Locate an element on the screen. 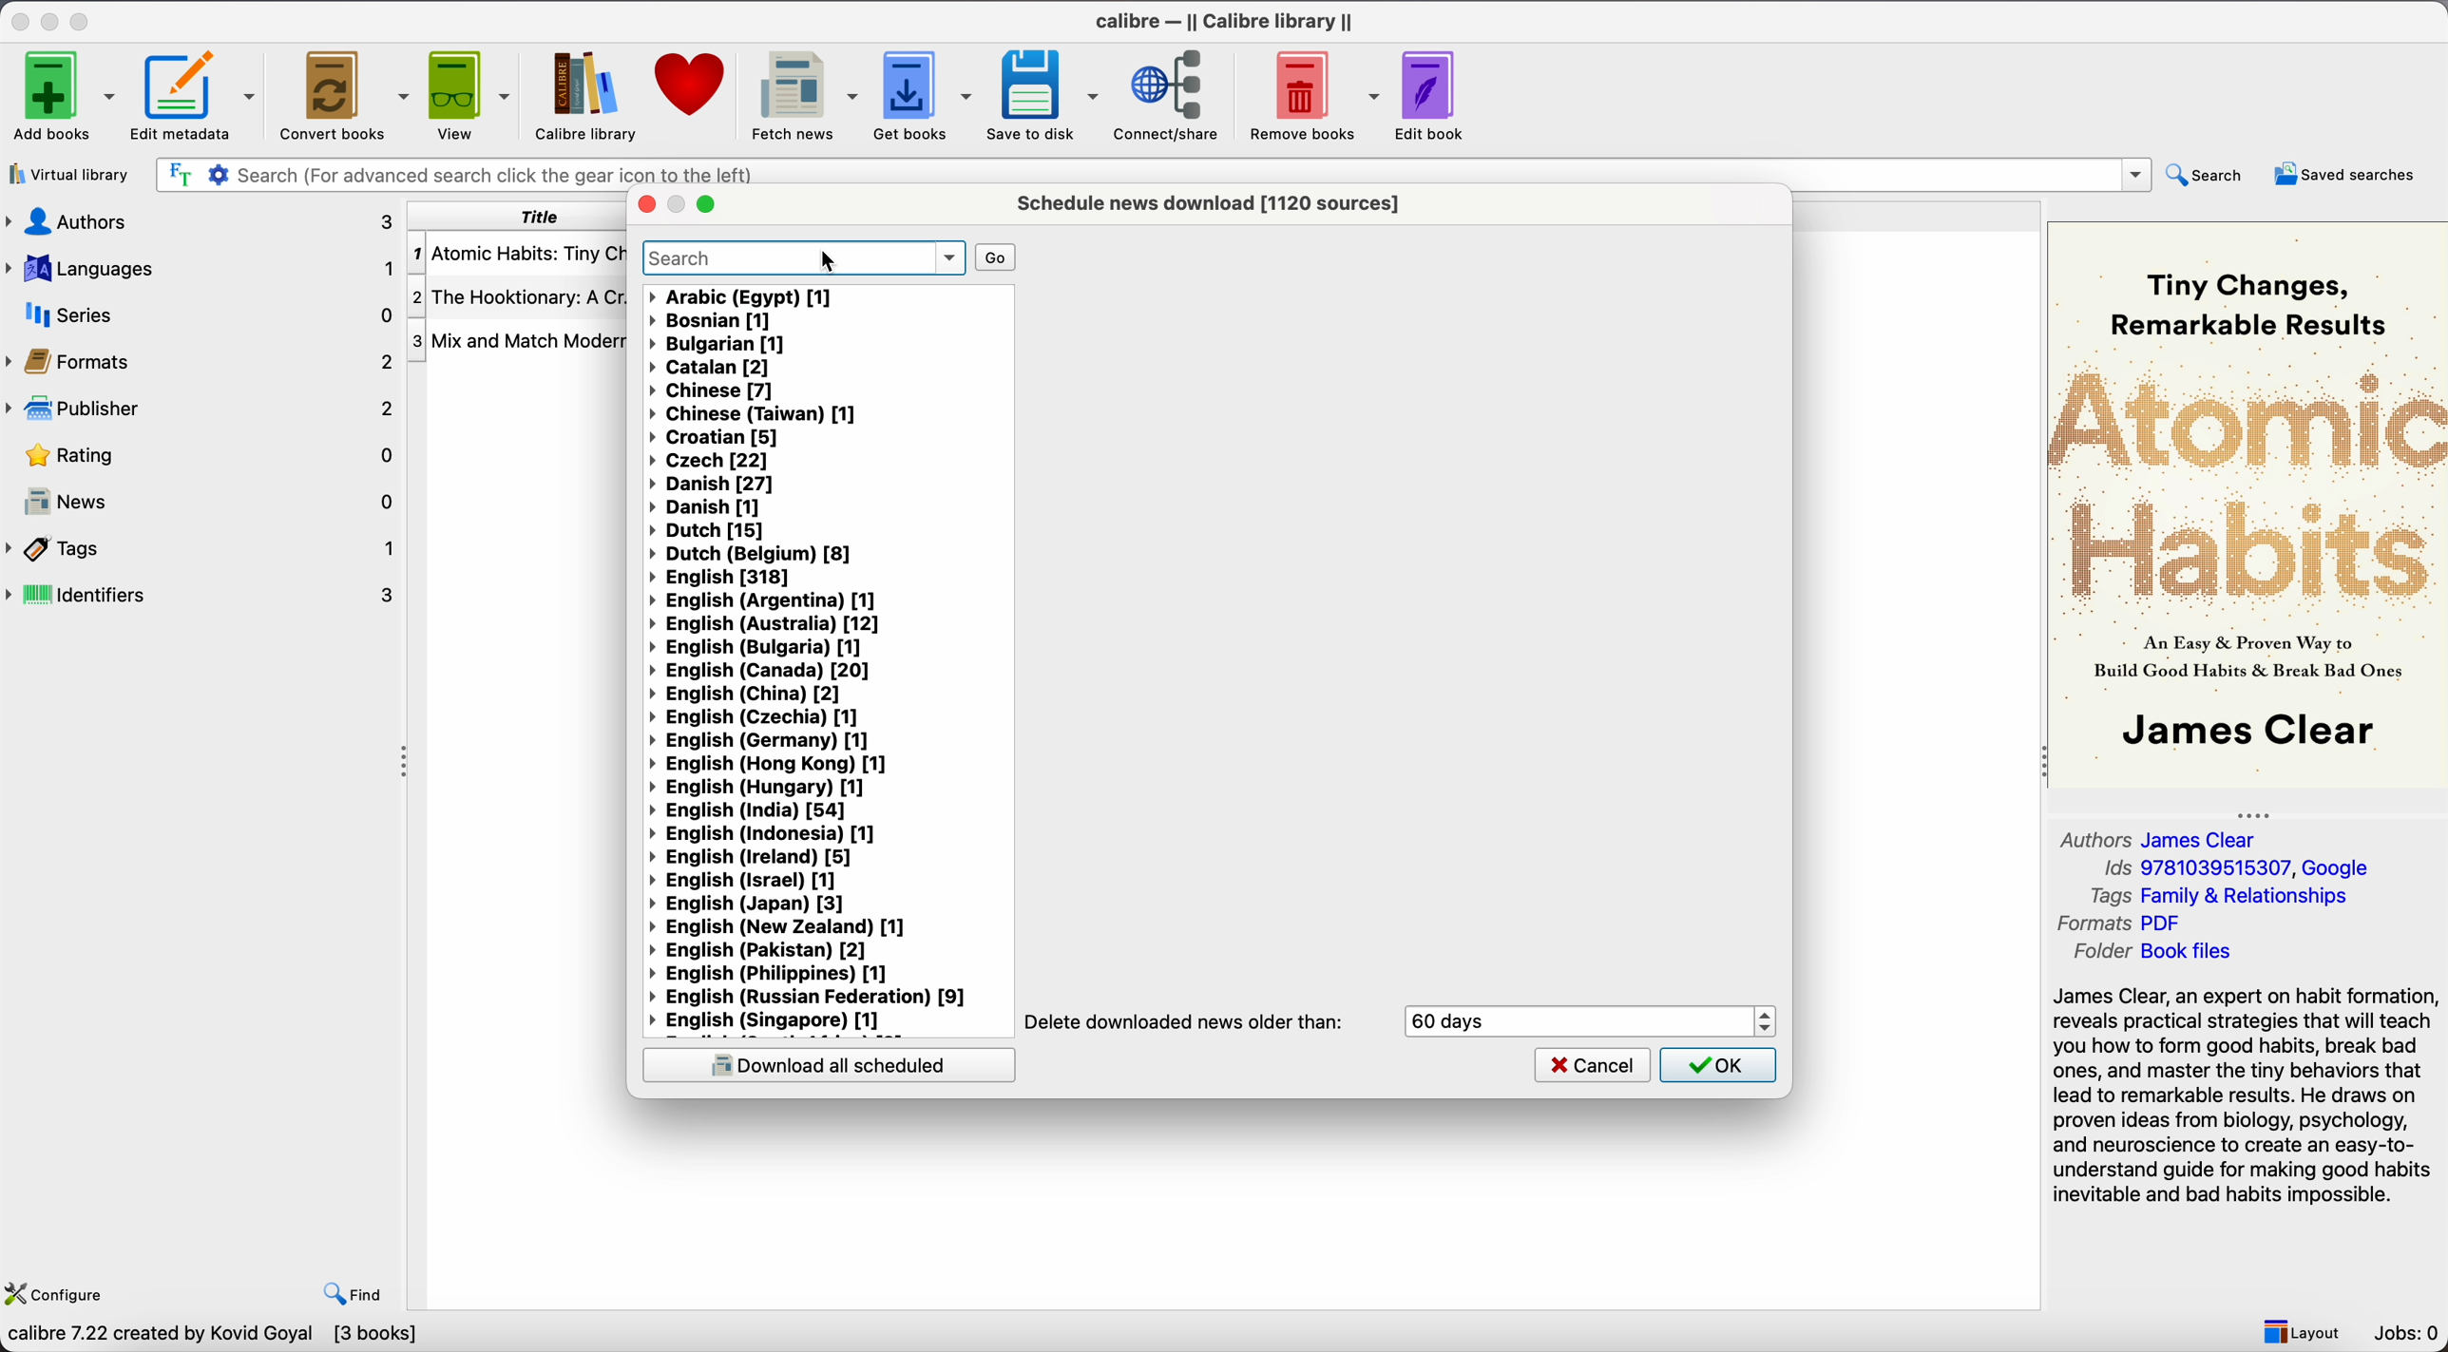 The height and width of the screenshot is (1352, 2448). add books is located at coordinates (58, 94).